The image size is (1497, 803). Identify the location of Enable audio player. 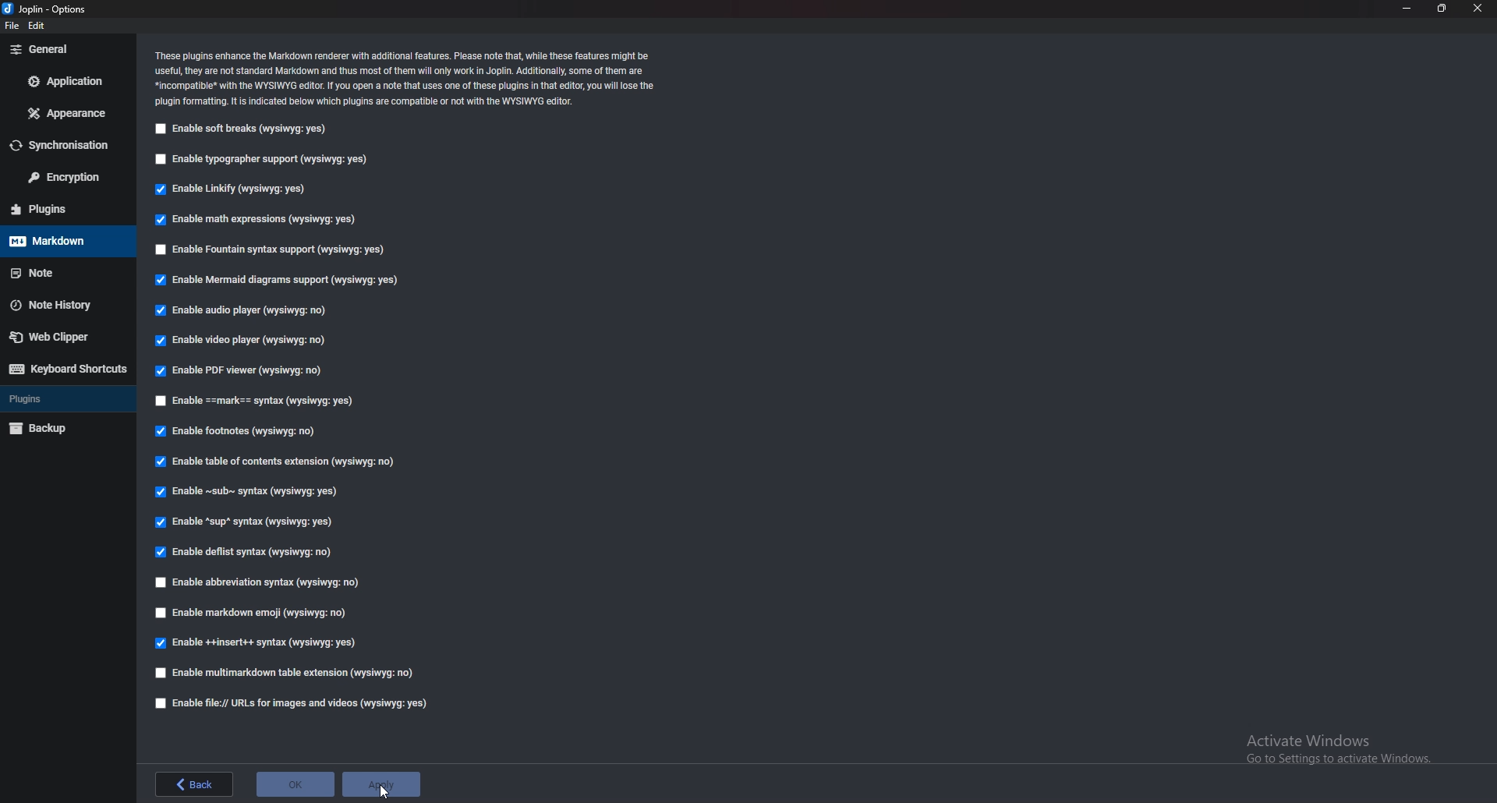
(240, 312).